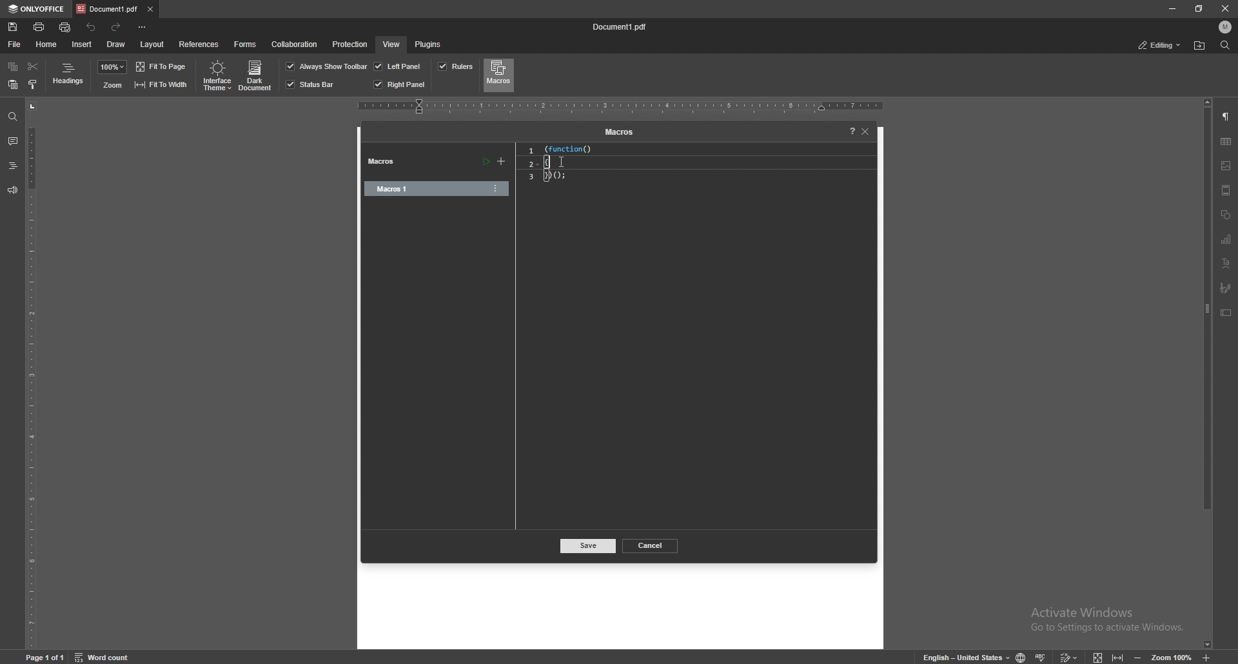 This screenshot has height=664, width=1238. What do you see at coordinates (327, 66) in the screenshot?
I see `always show toolbar` at bounding box center [327, 66].